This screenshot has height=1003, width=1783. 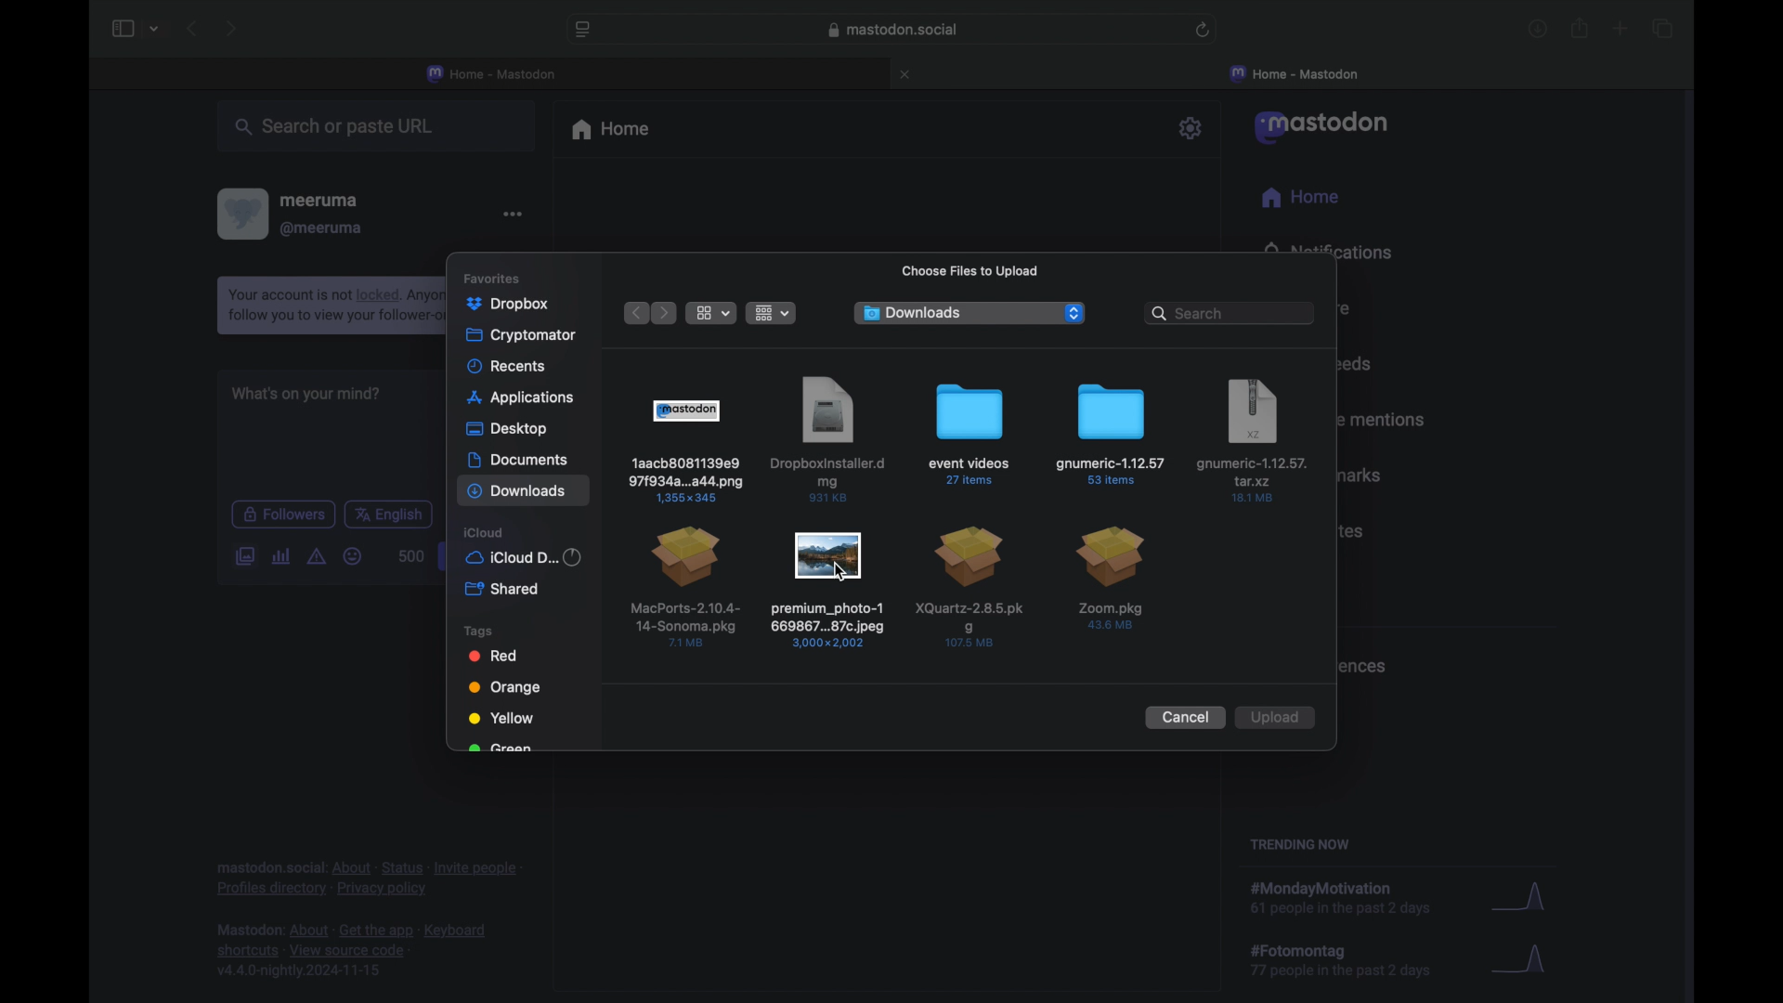 I want to click on new tab, so click(x=1620, y=30).